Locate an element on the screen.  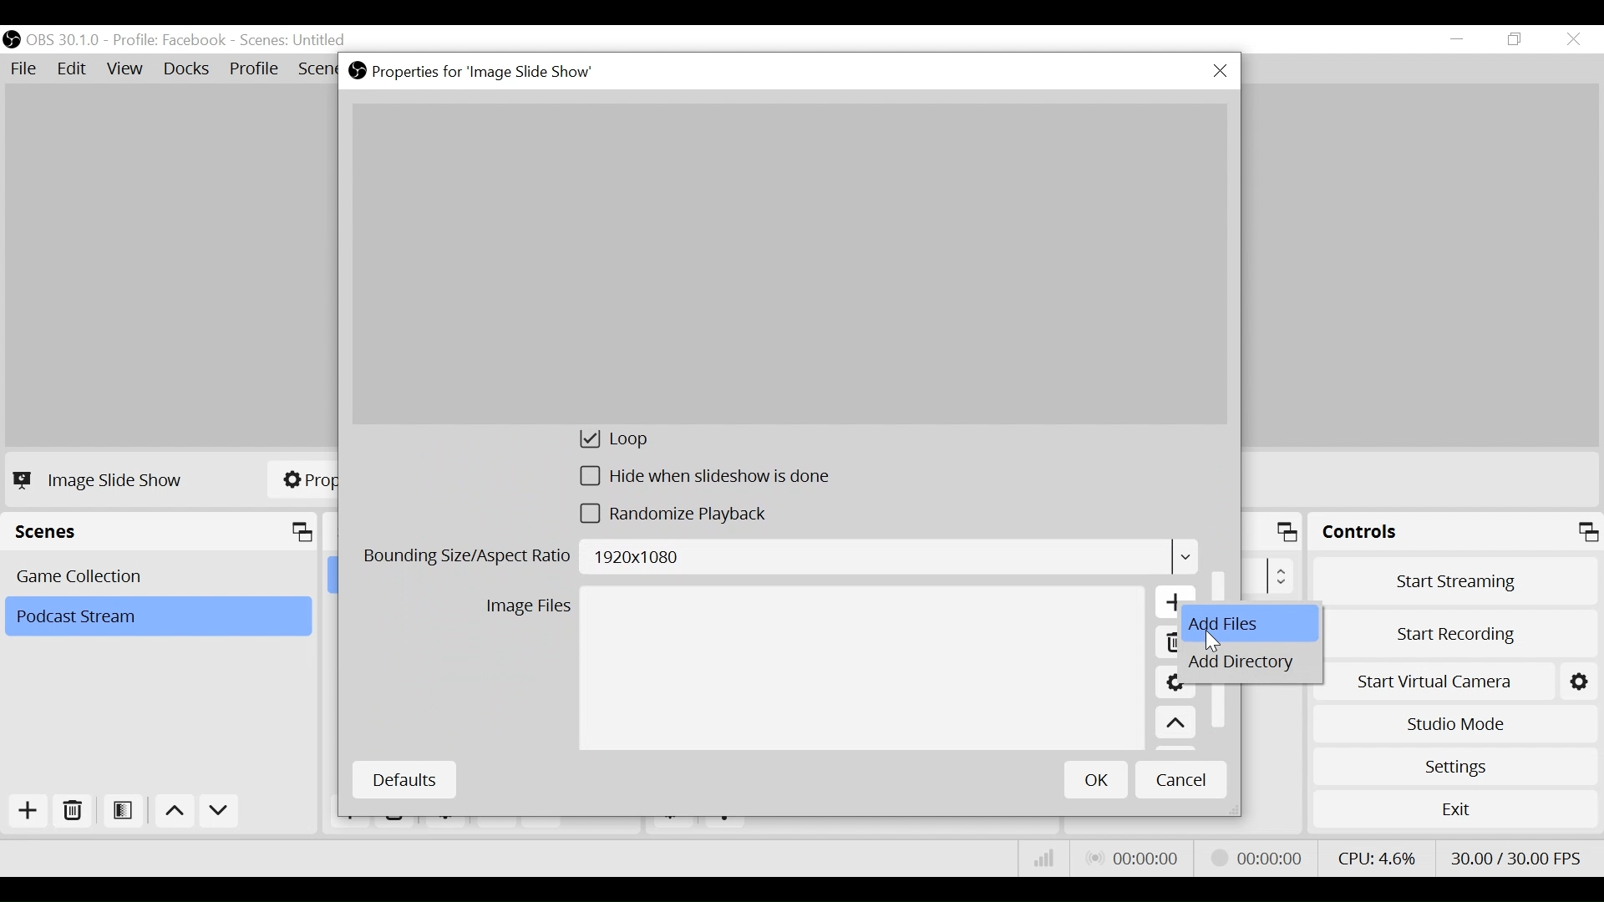
Scene is located at coordinates (161, 575).